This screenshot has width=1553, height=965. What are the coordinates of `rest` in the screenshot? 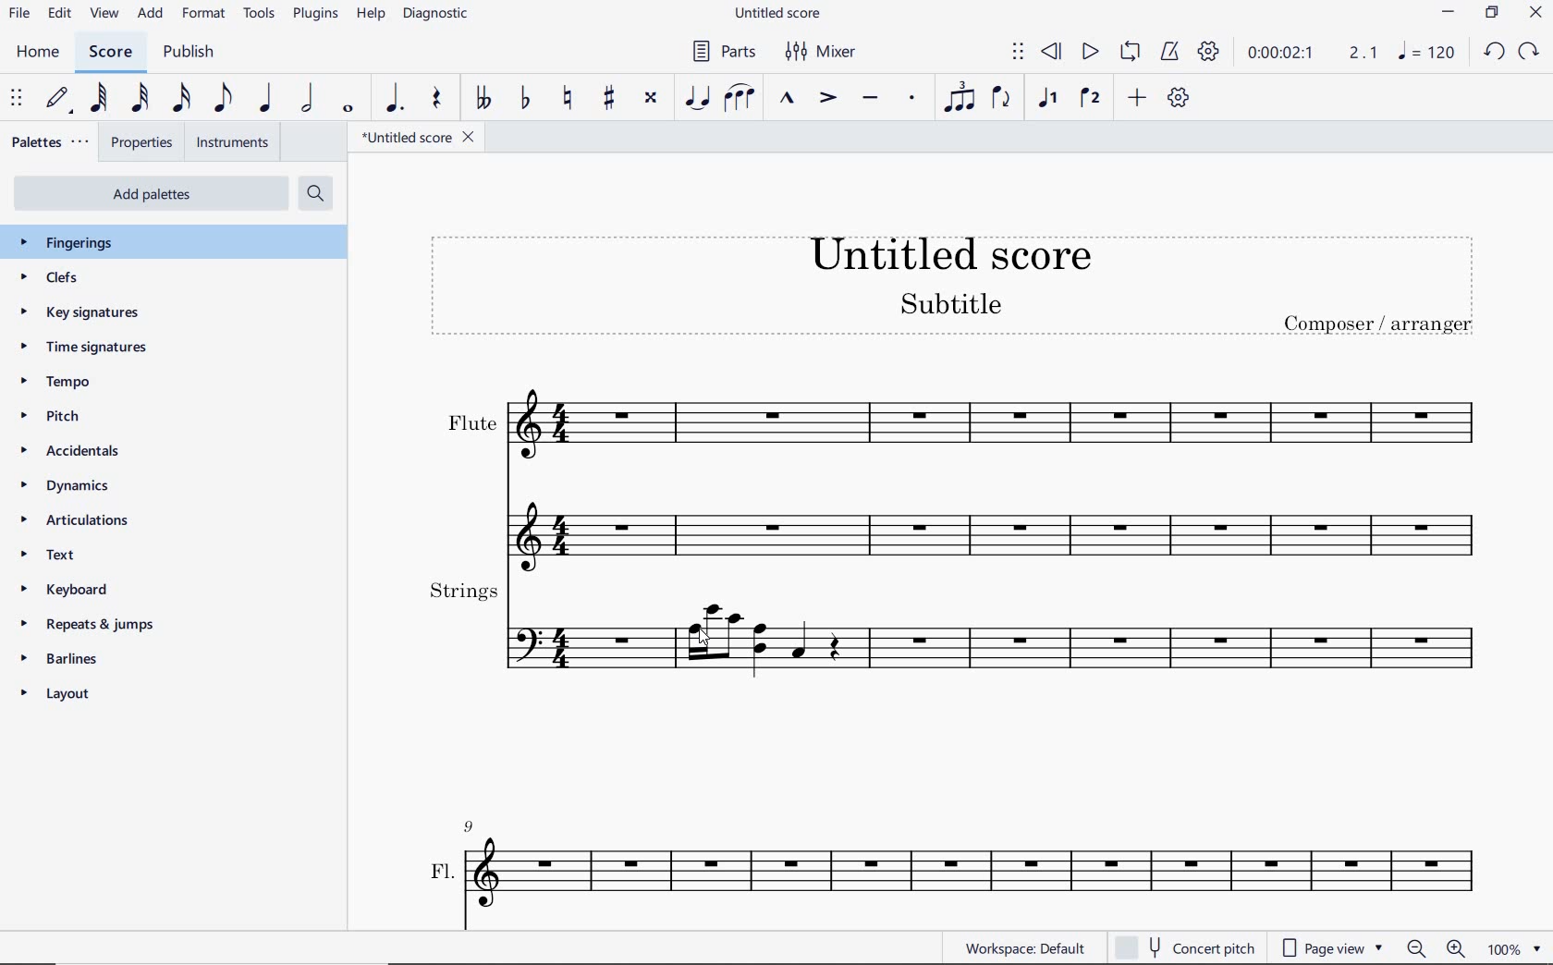 It's located at (438, 101).